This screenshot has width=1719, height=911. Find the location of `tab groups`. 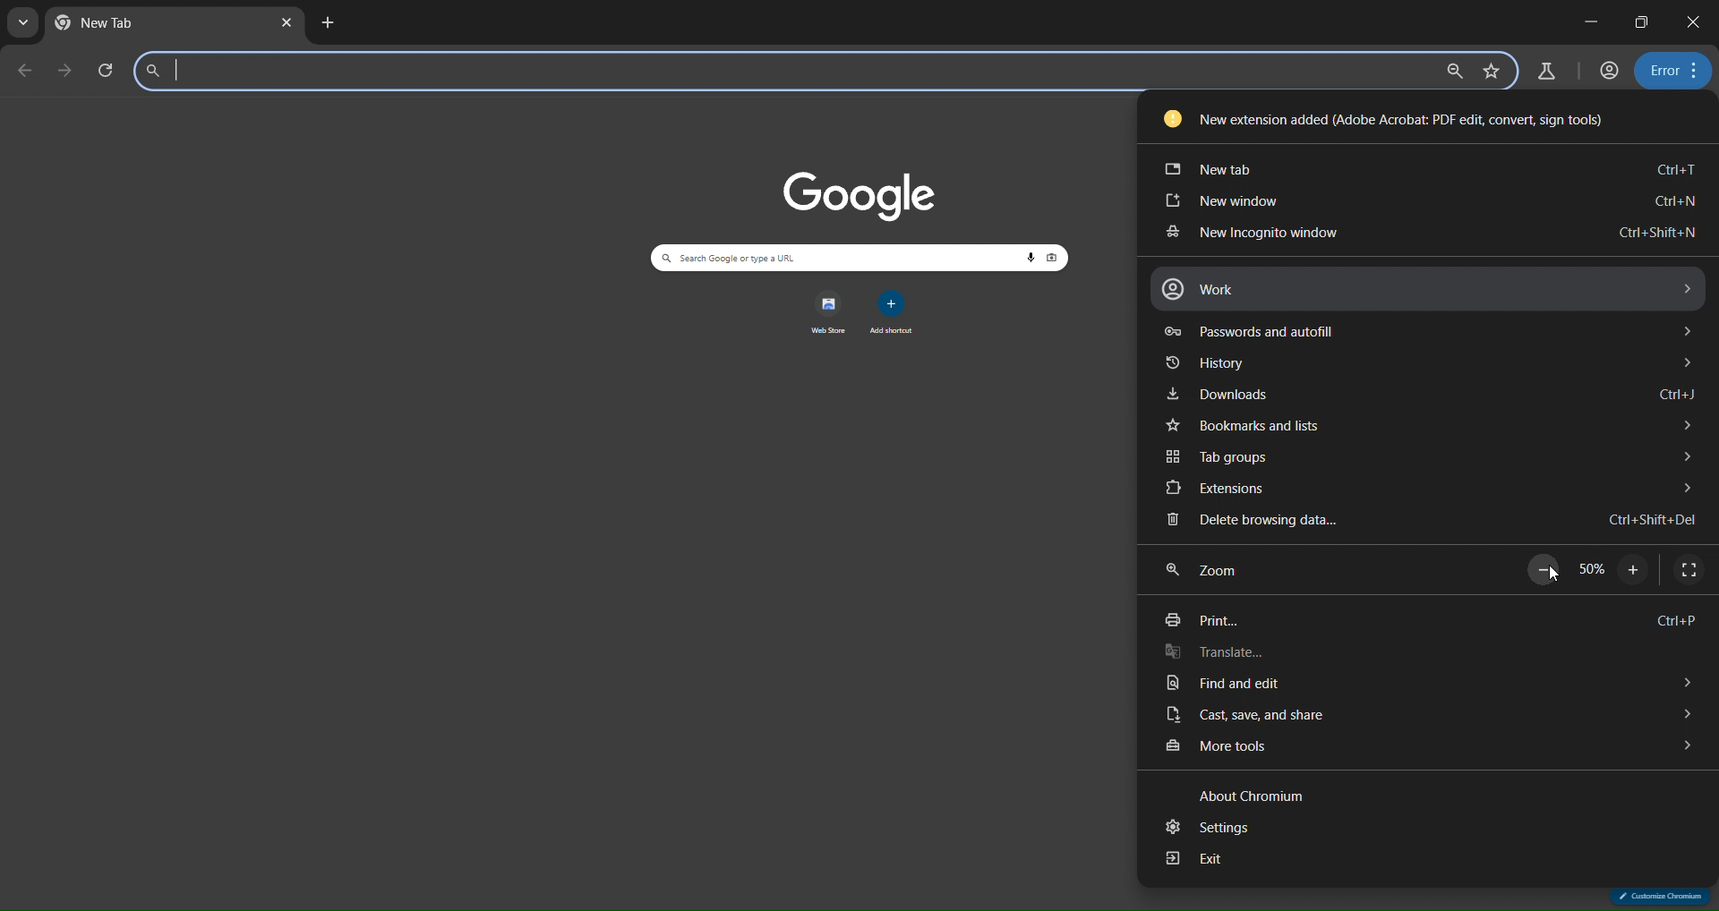

tab groups is located at coordinates (1436, 458).